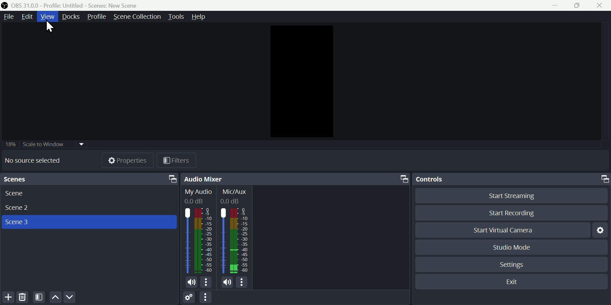  What do you see at coordinates (243, 283) in the screenshot?
I see `More options` at bounding box center [243, 283].